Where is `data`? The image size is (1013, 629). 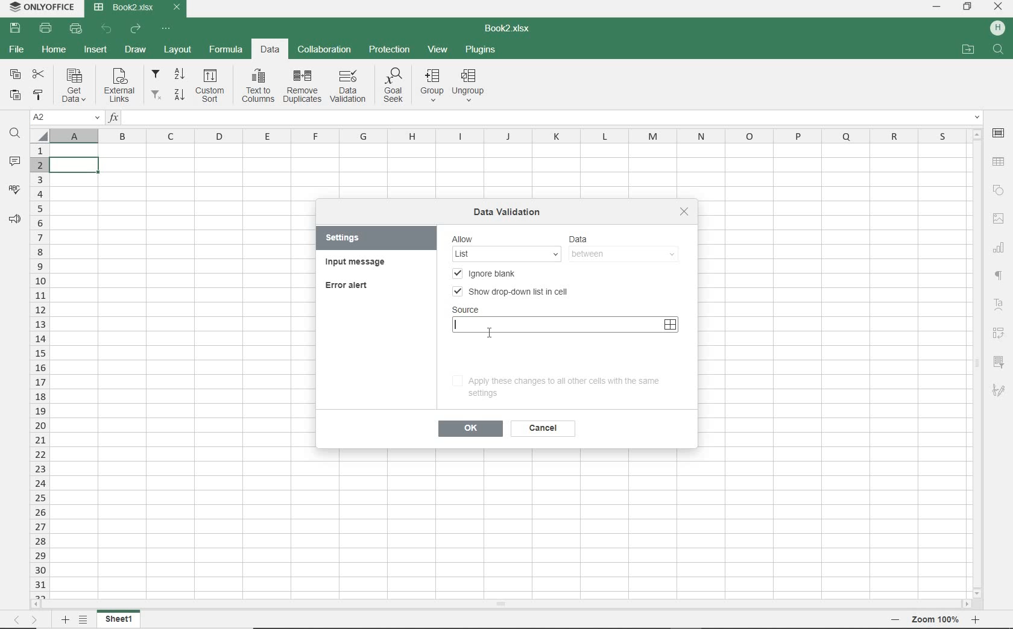 data is located at coordinates (592, 239).